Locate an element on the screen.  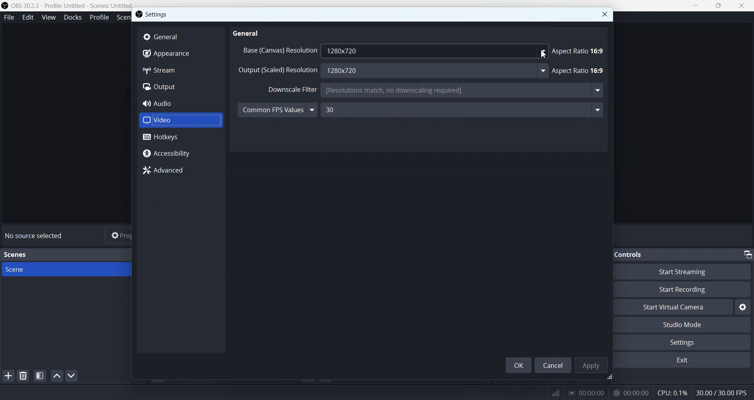
CPU is located at coordinates (673, 393).